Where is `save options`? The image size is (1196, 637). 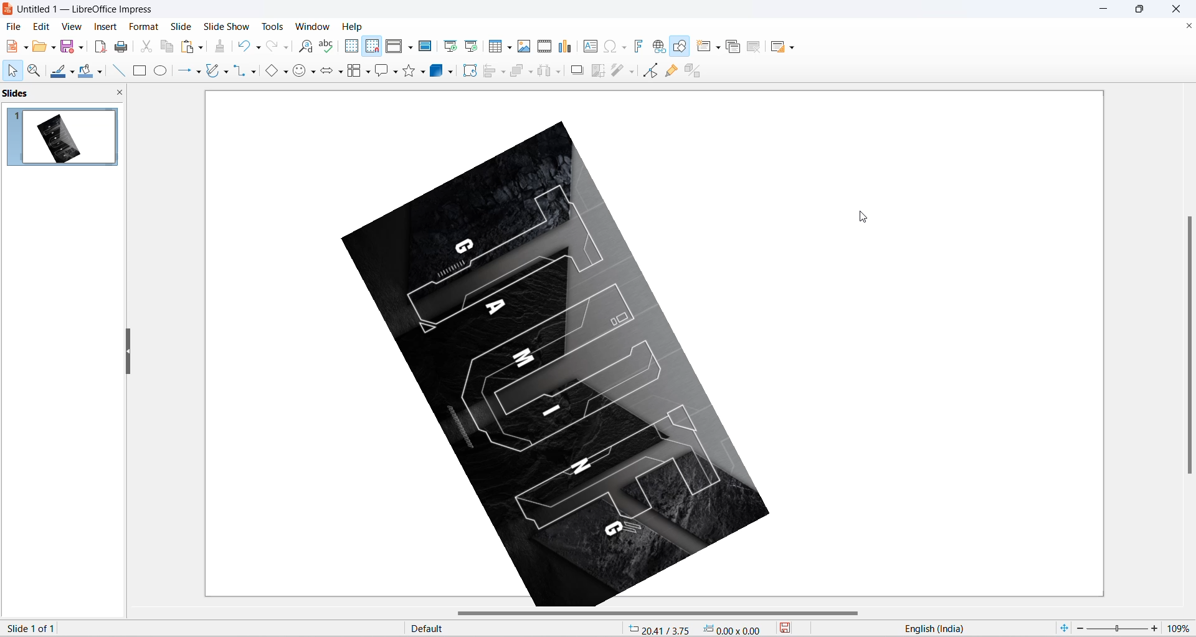 save options is located at coordinates (82, 46).